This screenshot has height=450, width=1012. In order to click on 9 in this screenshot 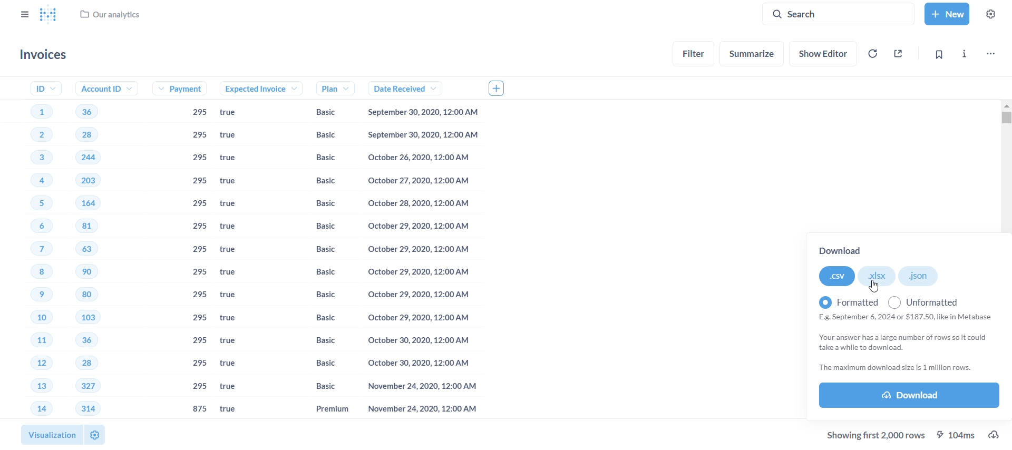, I will do `click(31, 295)`.